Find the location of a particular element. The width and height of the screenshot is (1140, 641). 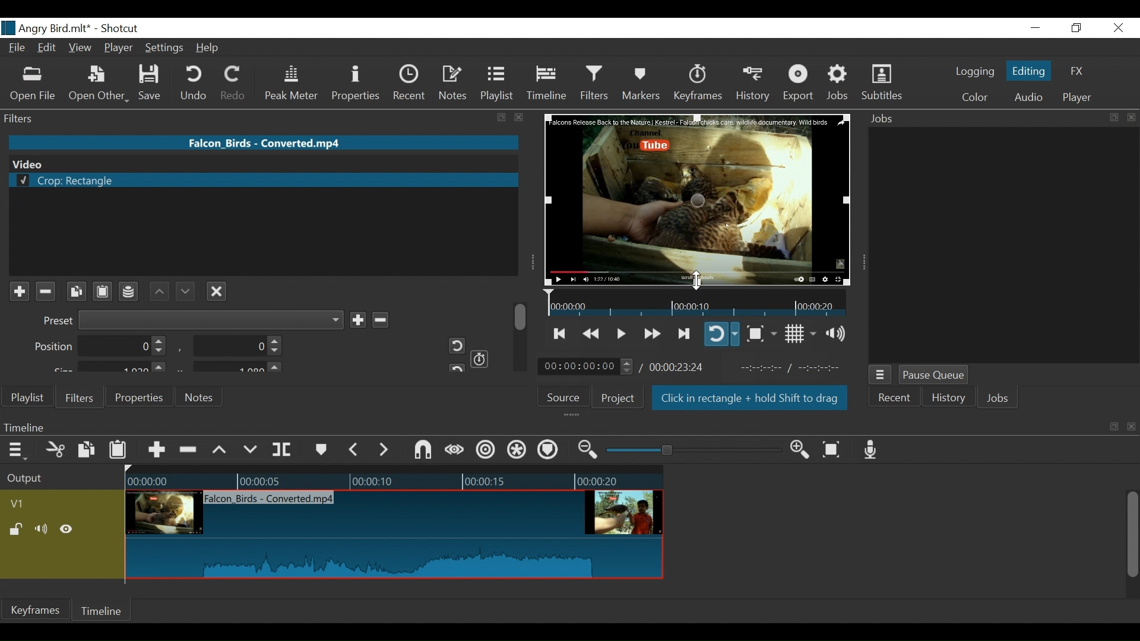

Ripple all tracks is located at coordinates (547, 451).